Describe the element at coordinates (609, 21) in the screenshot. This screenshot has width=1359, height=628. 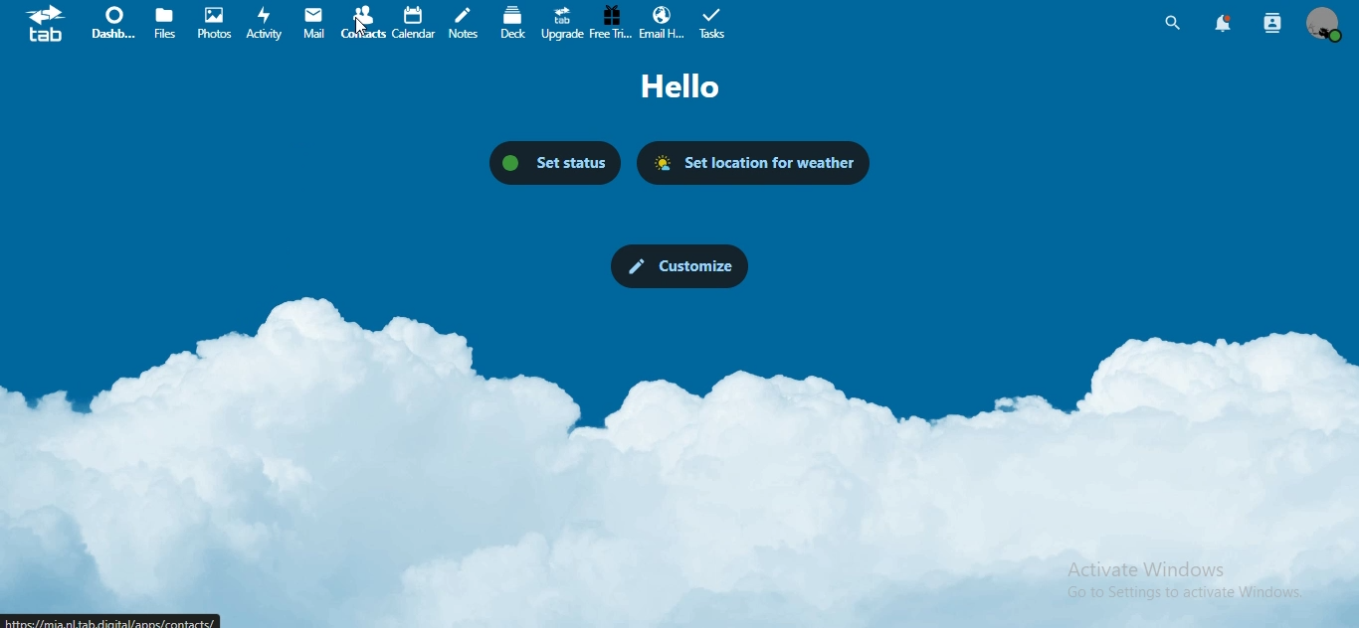
I see `free trial` at that location.